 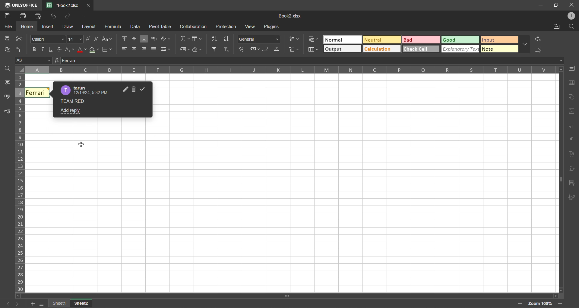 I want to click on formula, so click(x=114, y=27).